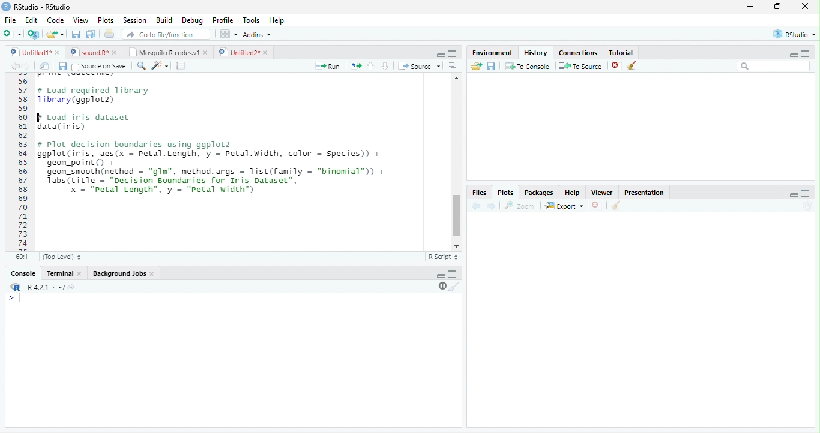  What do you see at coordinates (493, 52) in the screenshot?
I see `Environment` at bounding box center [493, 52].